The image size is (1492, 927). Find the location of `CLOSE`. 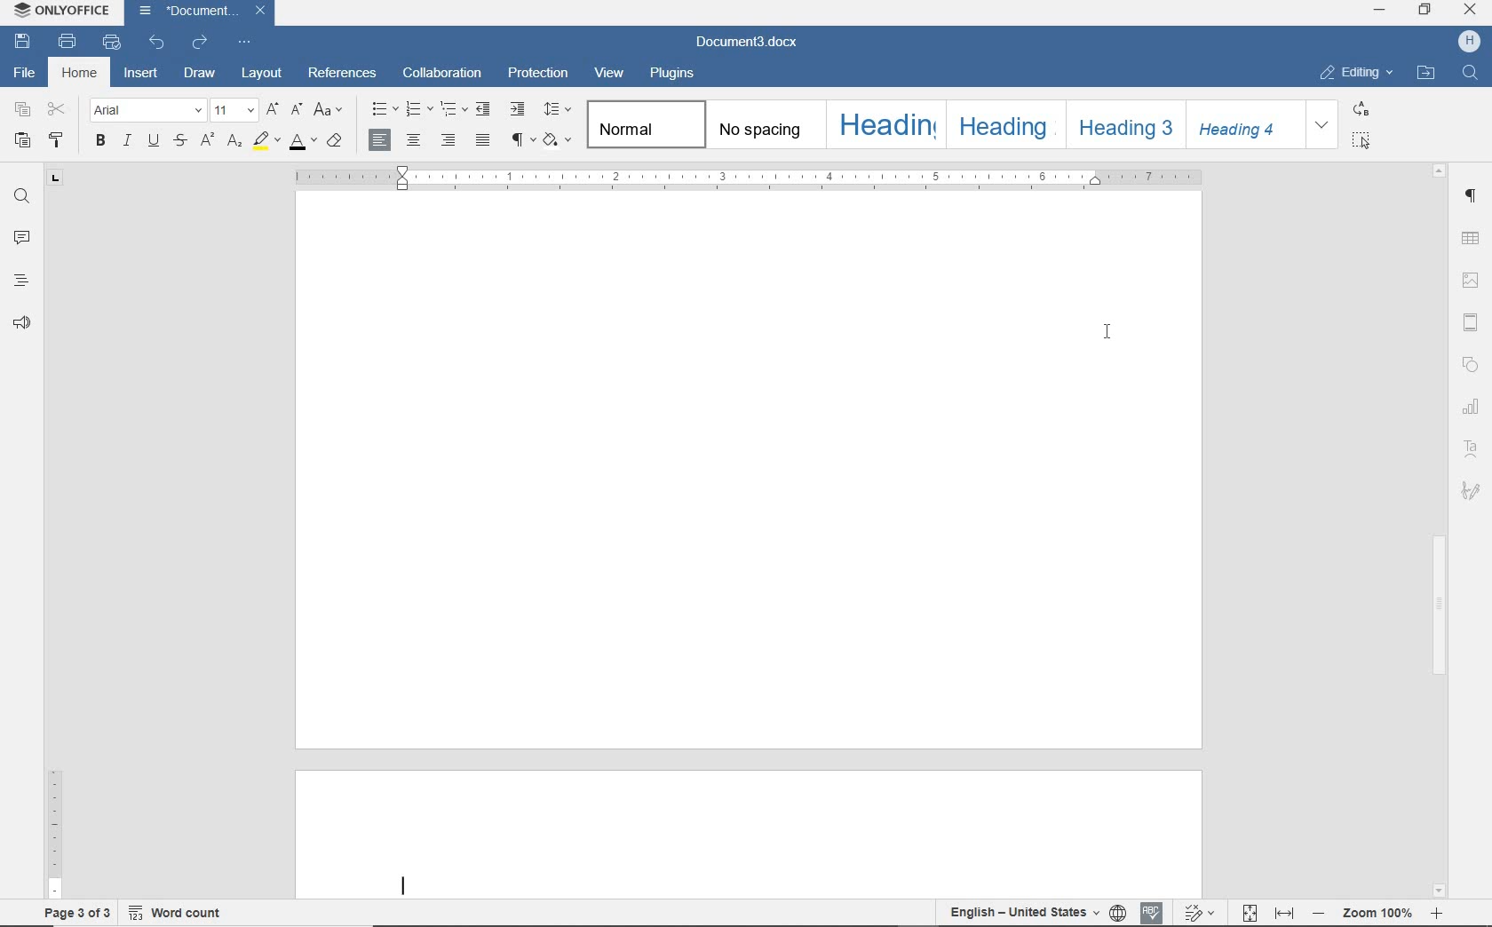

CLOSE is located at coordinates (1471, 12).